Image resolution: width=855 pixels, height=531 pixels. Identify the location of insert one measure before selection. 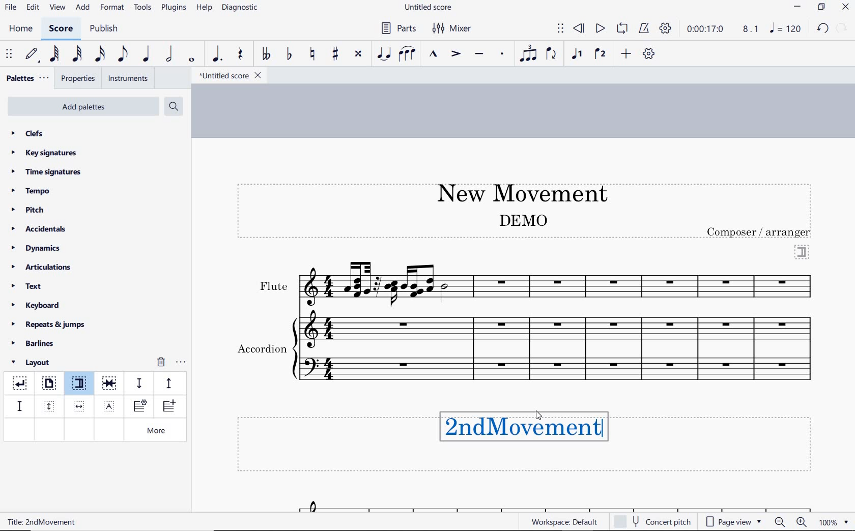
(167, 407).